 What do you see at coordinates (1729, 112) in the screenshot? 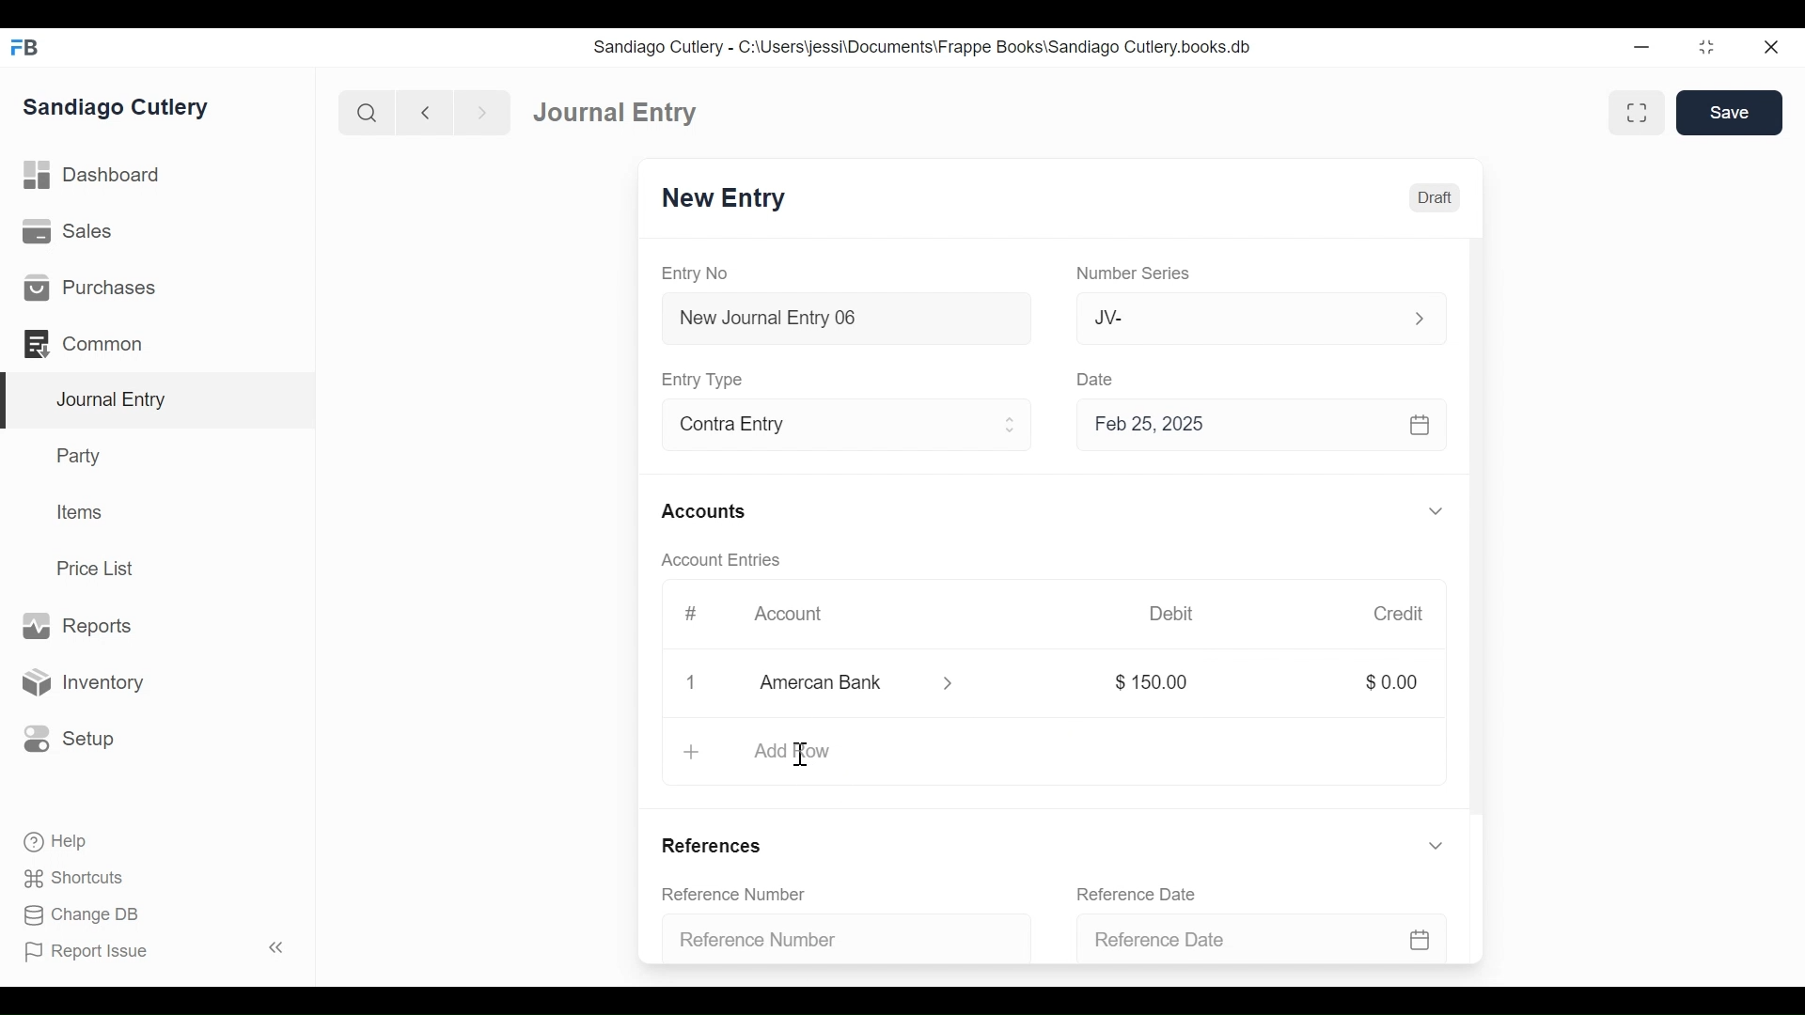
I see `Save` at bounding box center [1729, 112].